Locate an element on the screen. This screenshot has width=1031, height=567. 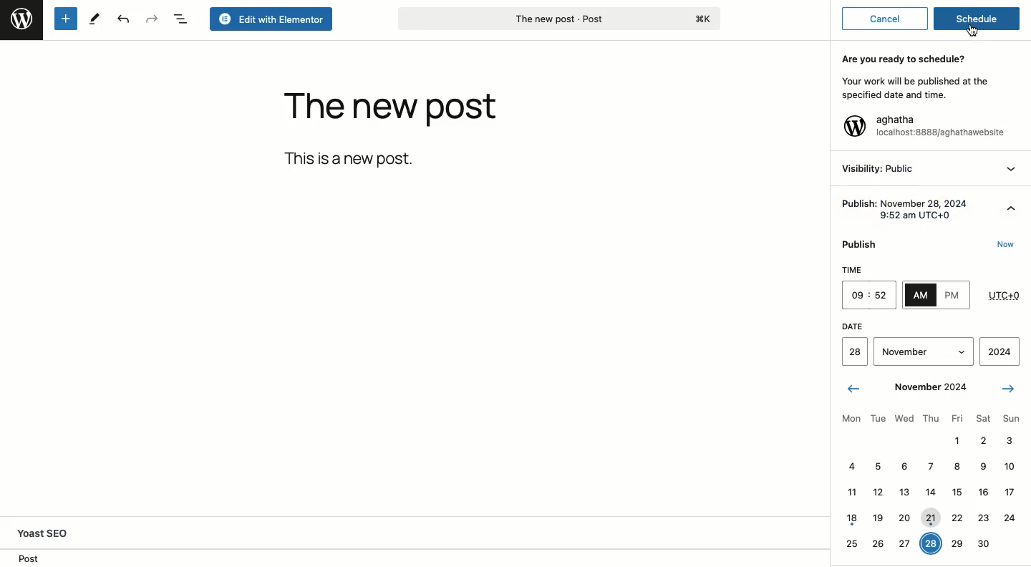
Visibility: Public is located at coordinates (880, 168).